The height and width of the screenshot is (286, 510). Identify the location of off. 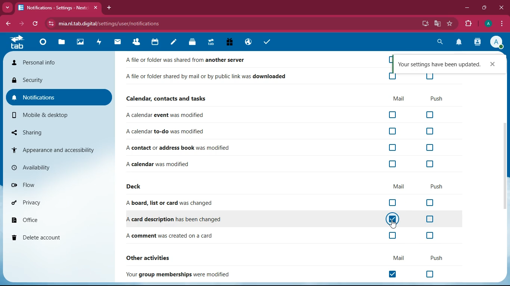
(429, 132).